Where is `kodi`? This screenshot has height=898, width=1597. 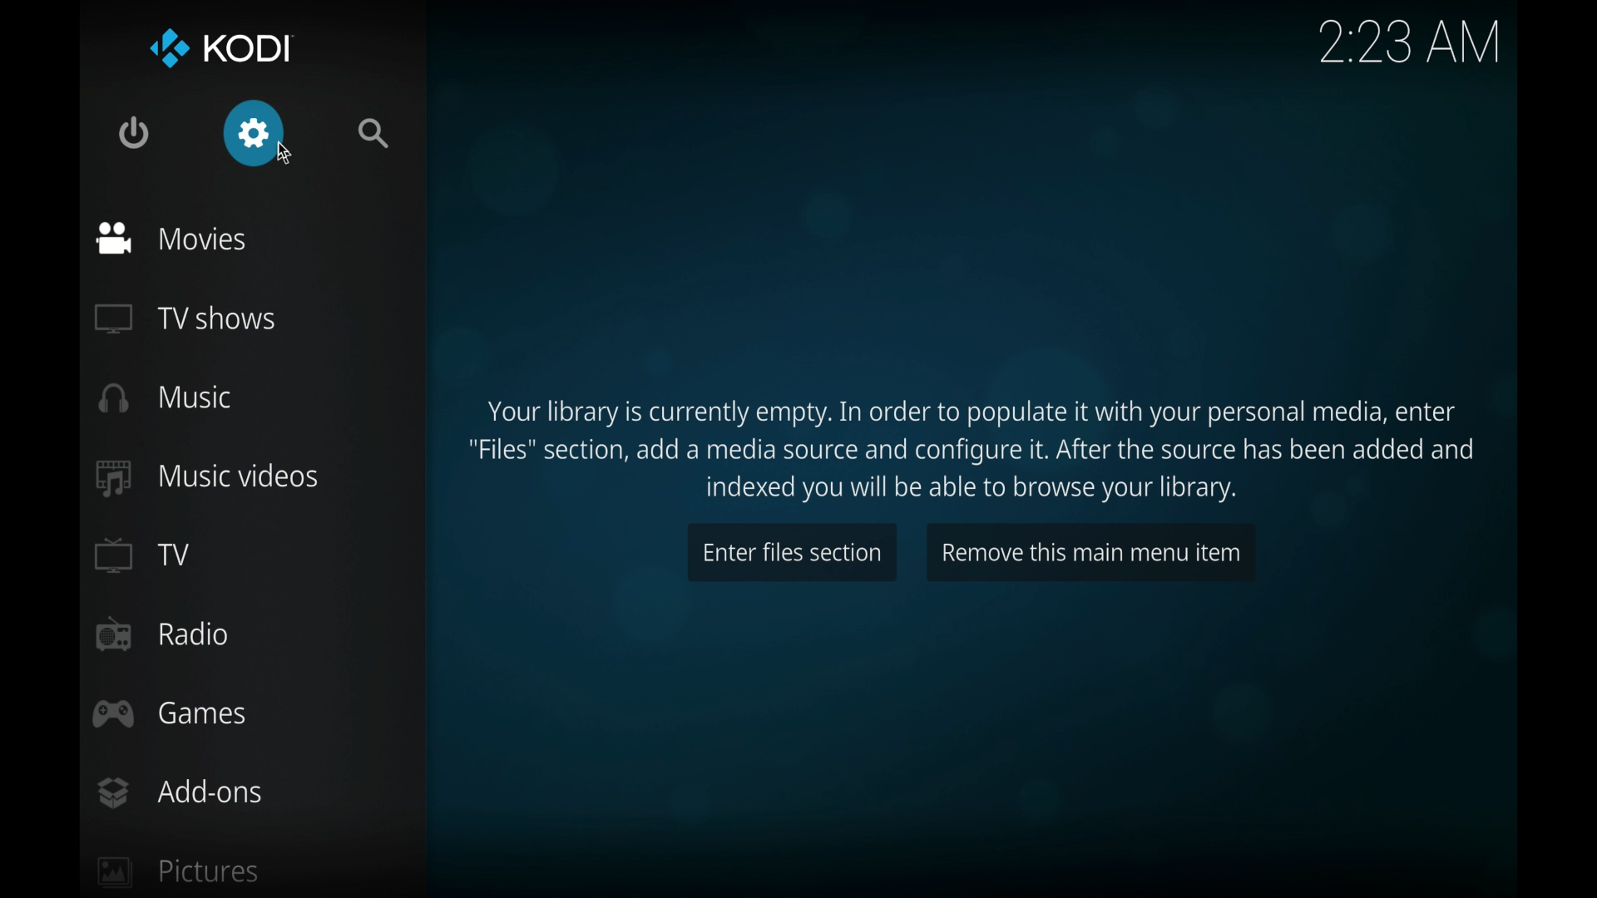 kodi is located at coordinates (254, 51).